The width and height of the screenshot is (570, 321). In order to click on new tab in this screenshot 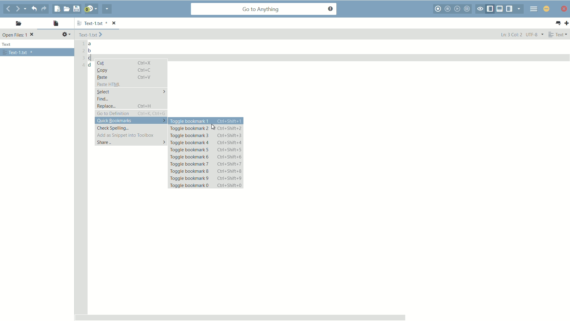, I will do `click(566, 23)`.